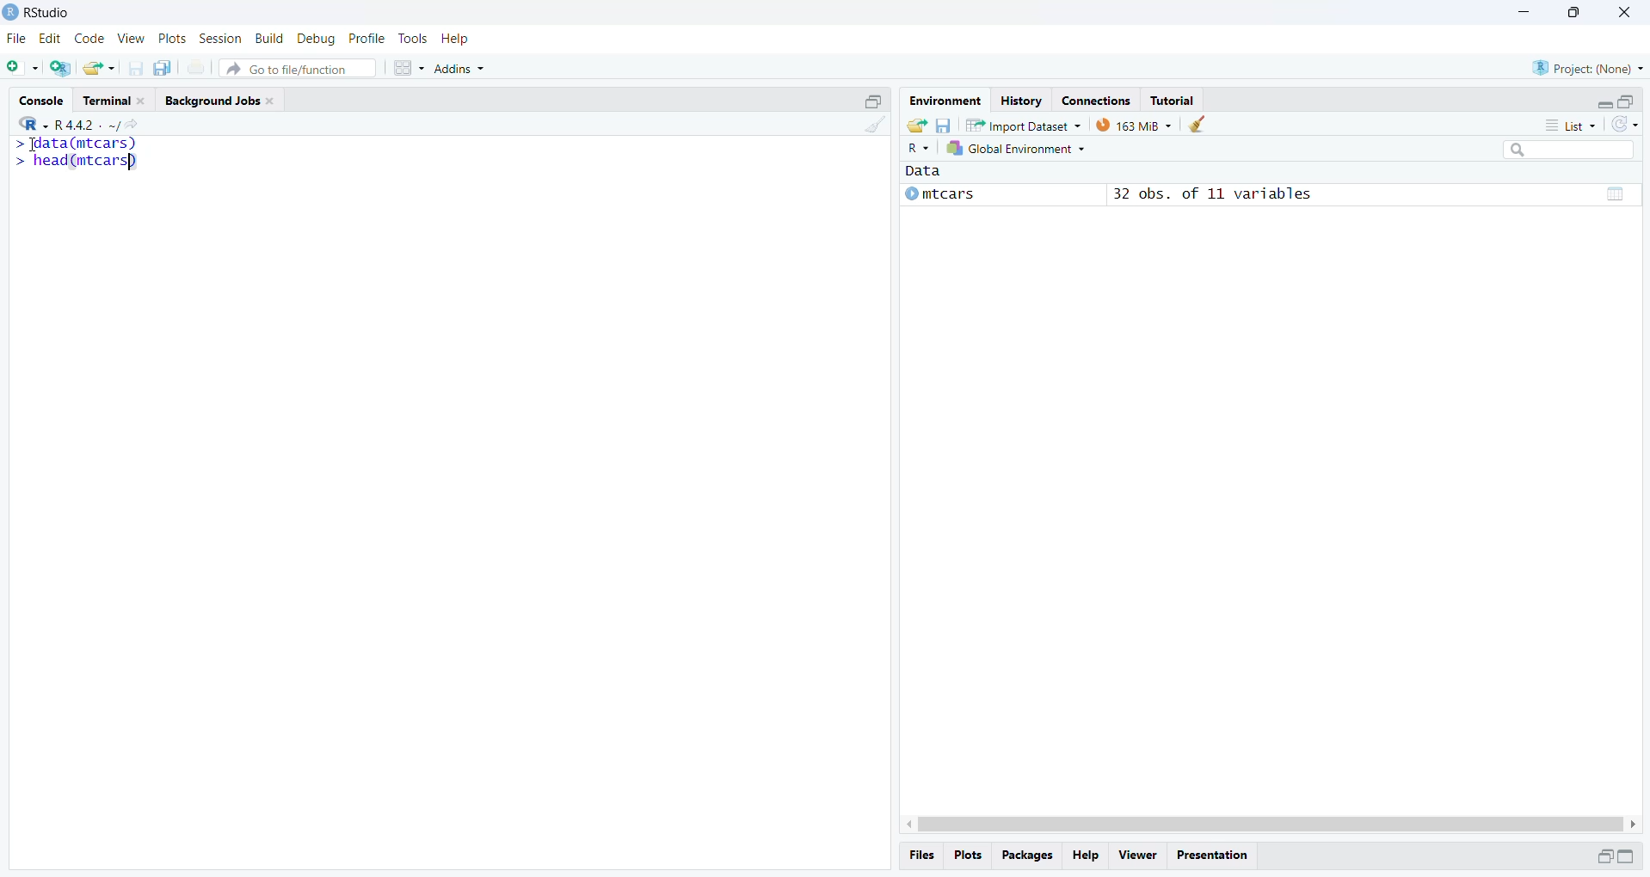 Image resolution: width=1650 pixels, height=877 pixels. What do you see at coordinates (60, 68) in the screenshot?
I see `add file` at bounding box center [60, 68].